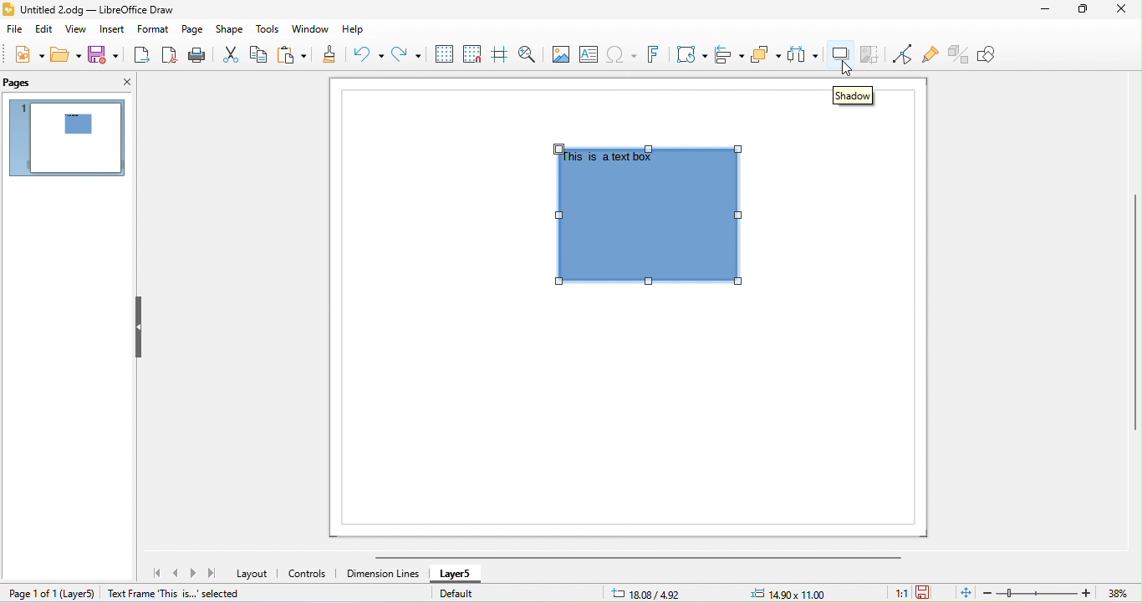 The image size is (1142, 603). What do you see at coordinates (764, 54) in the screenshot?
I see `arrange` at bounding box center [764, 54].